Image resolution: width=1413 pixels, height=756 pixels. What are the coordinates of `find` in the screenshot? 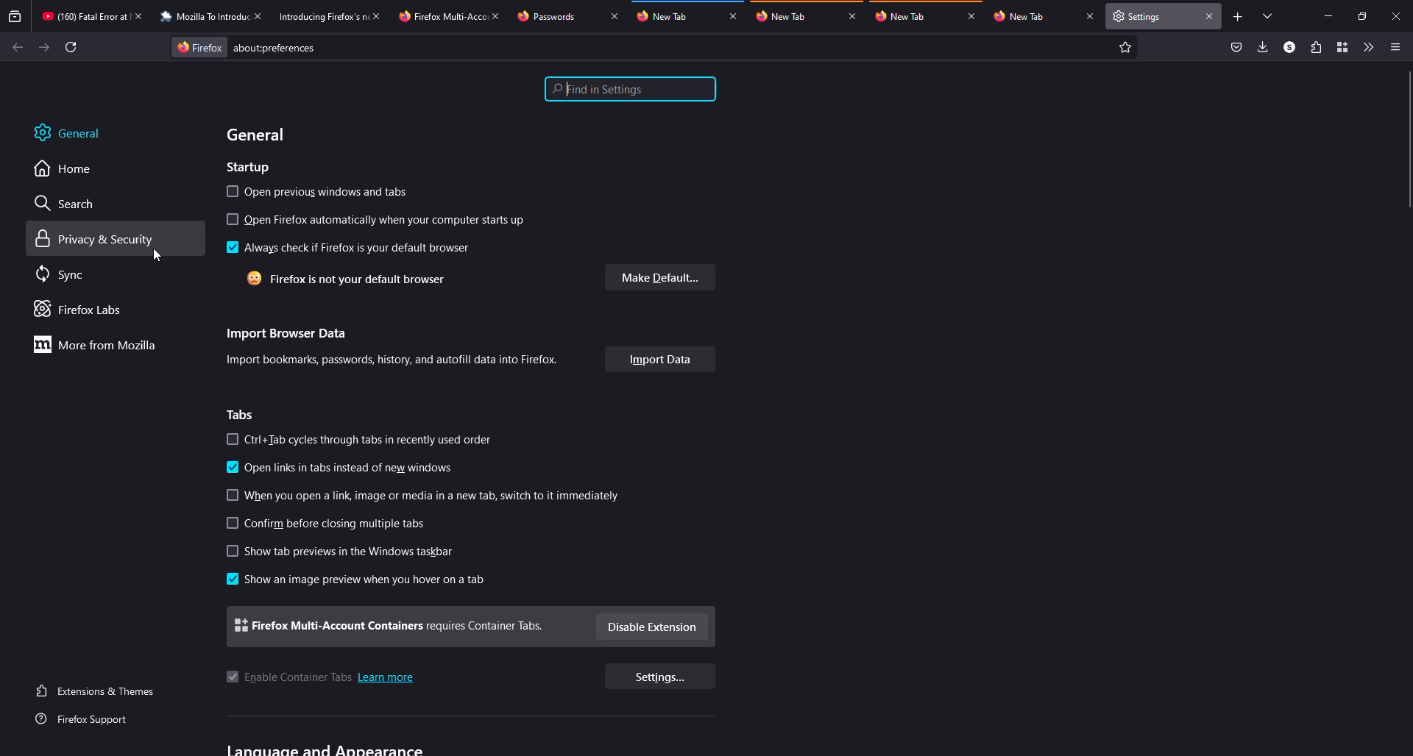 It's located at (630, 89).